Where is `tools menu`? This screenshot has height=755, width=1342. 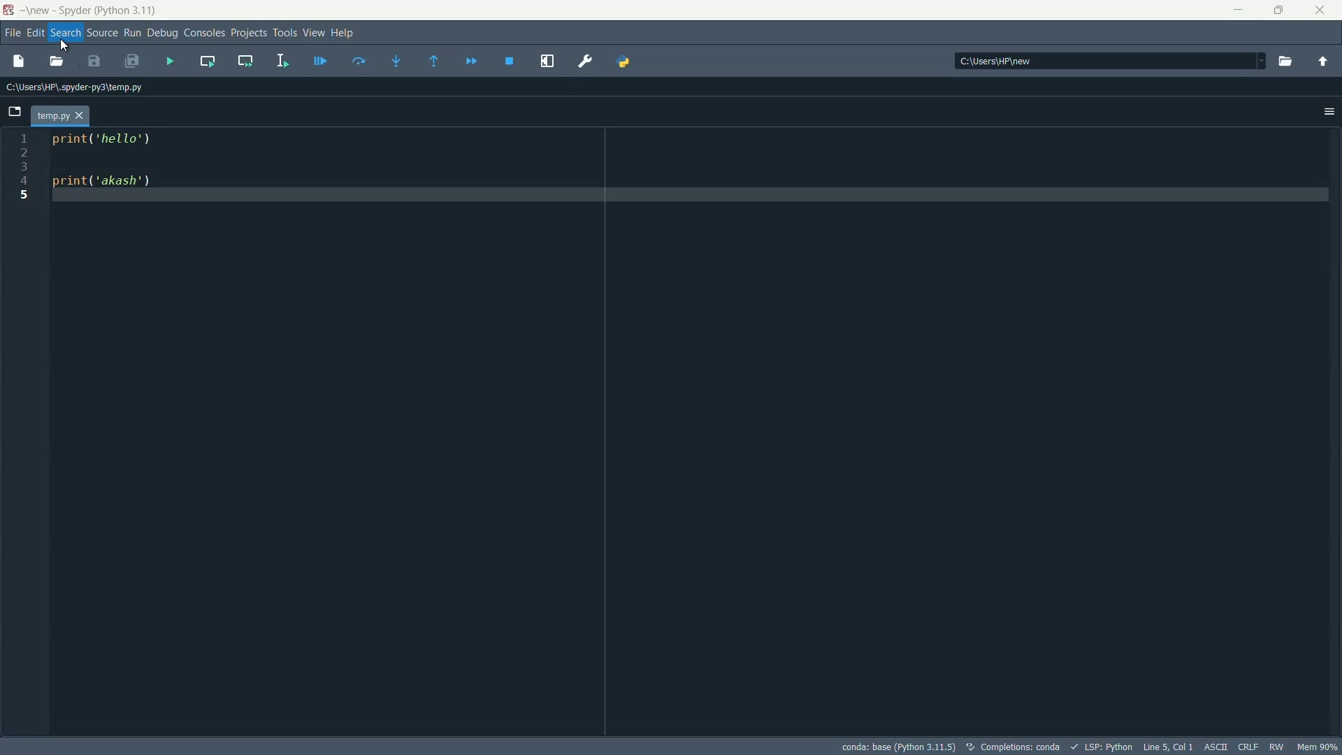
tools menu is located at coordinates (284, 33).